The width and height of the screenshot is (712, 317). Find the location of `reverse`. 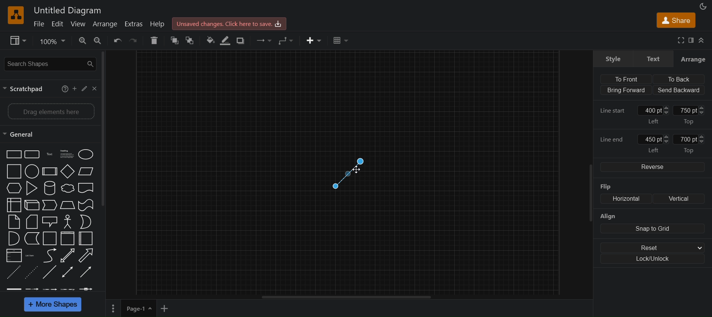

reverse is located at coordinates (651, 167).